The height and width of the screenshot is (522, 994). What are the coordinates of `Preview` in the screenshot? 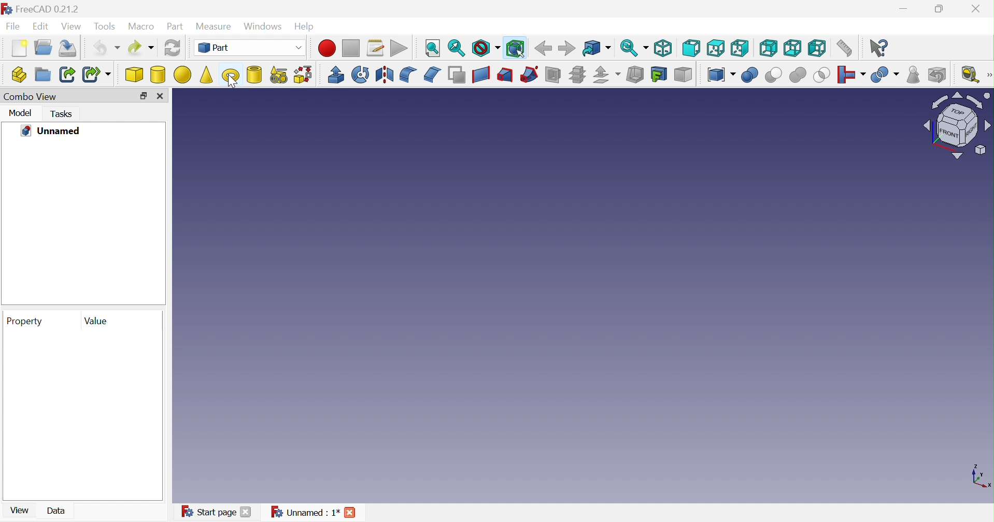 It's located at (82, 415).